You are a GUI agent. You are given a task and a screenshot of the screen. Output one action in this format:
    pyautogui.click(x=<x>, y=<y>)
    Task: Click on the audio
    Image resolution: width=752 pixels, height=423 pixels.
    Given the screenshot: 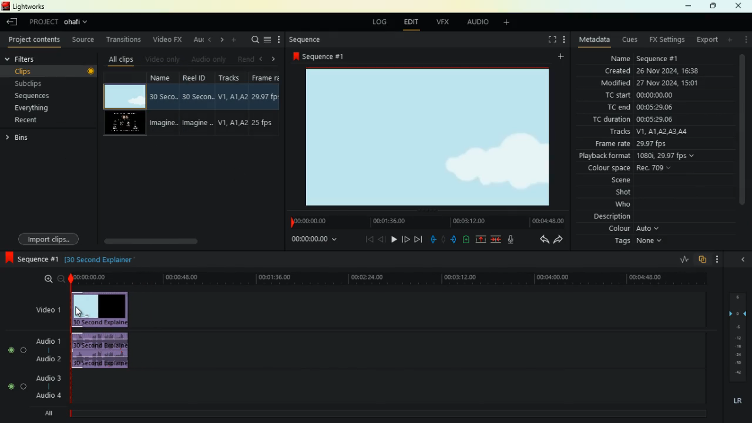 What is the action you would take?
    pyautogui.click(x=475, y=22)
    